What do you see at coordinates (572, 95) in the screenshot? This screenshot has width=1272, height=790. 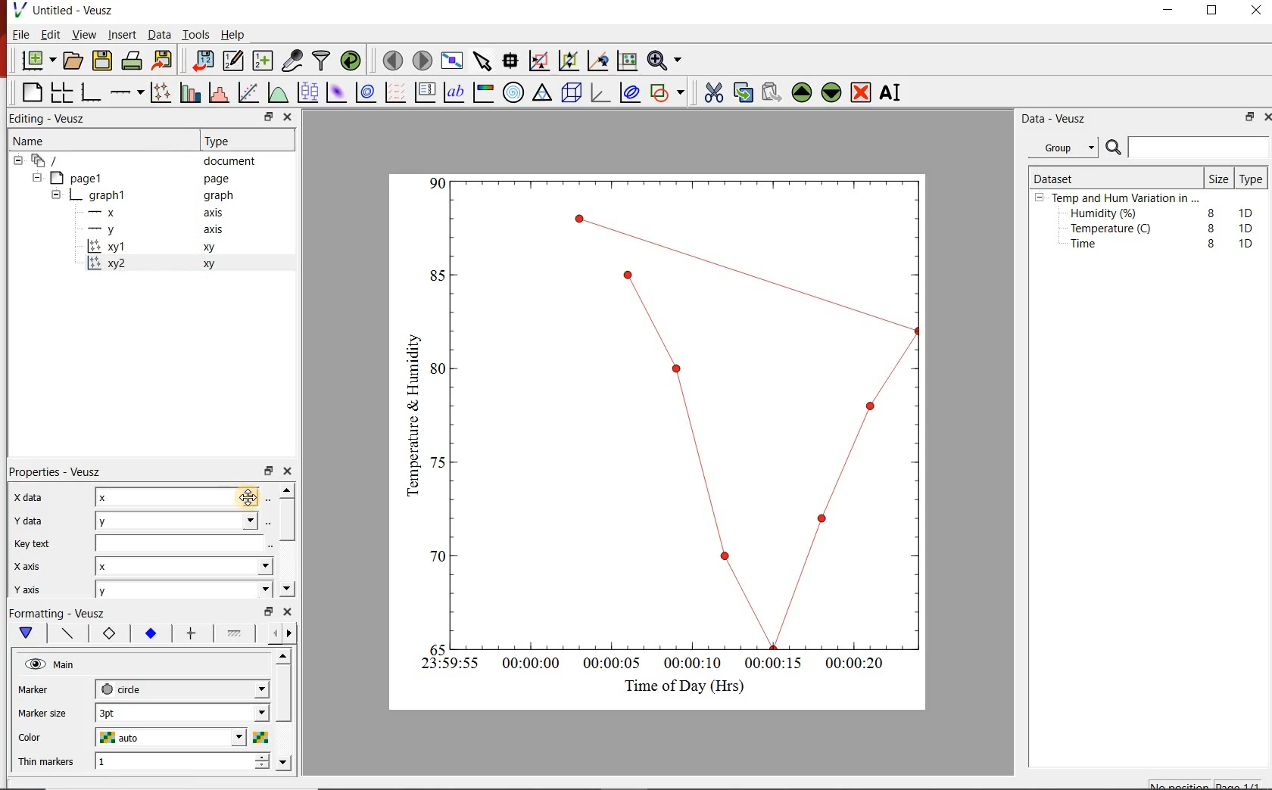 I see `3d scene` at bounding box center [572, 95].